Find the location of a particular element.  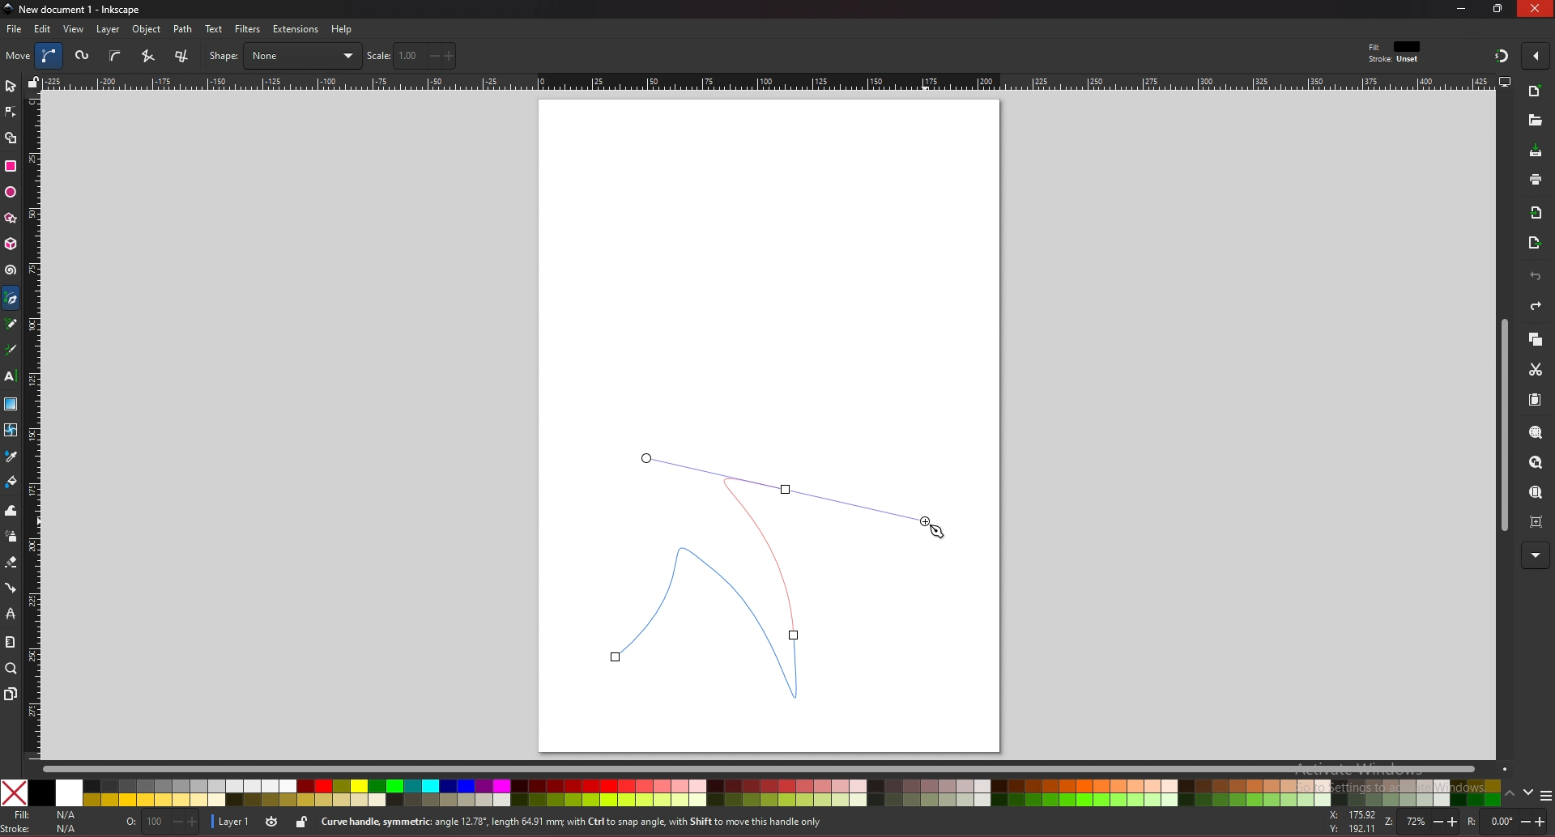

text is located at coordinates (214, 29).